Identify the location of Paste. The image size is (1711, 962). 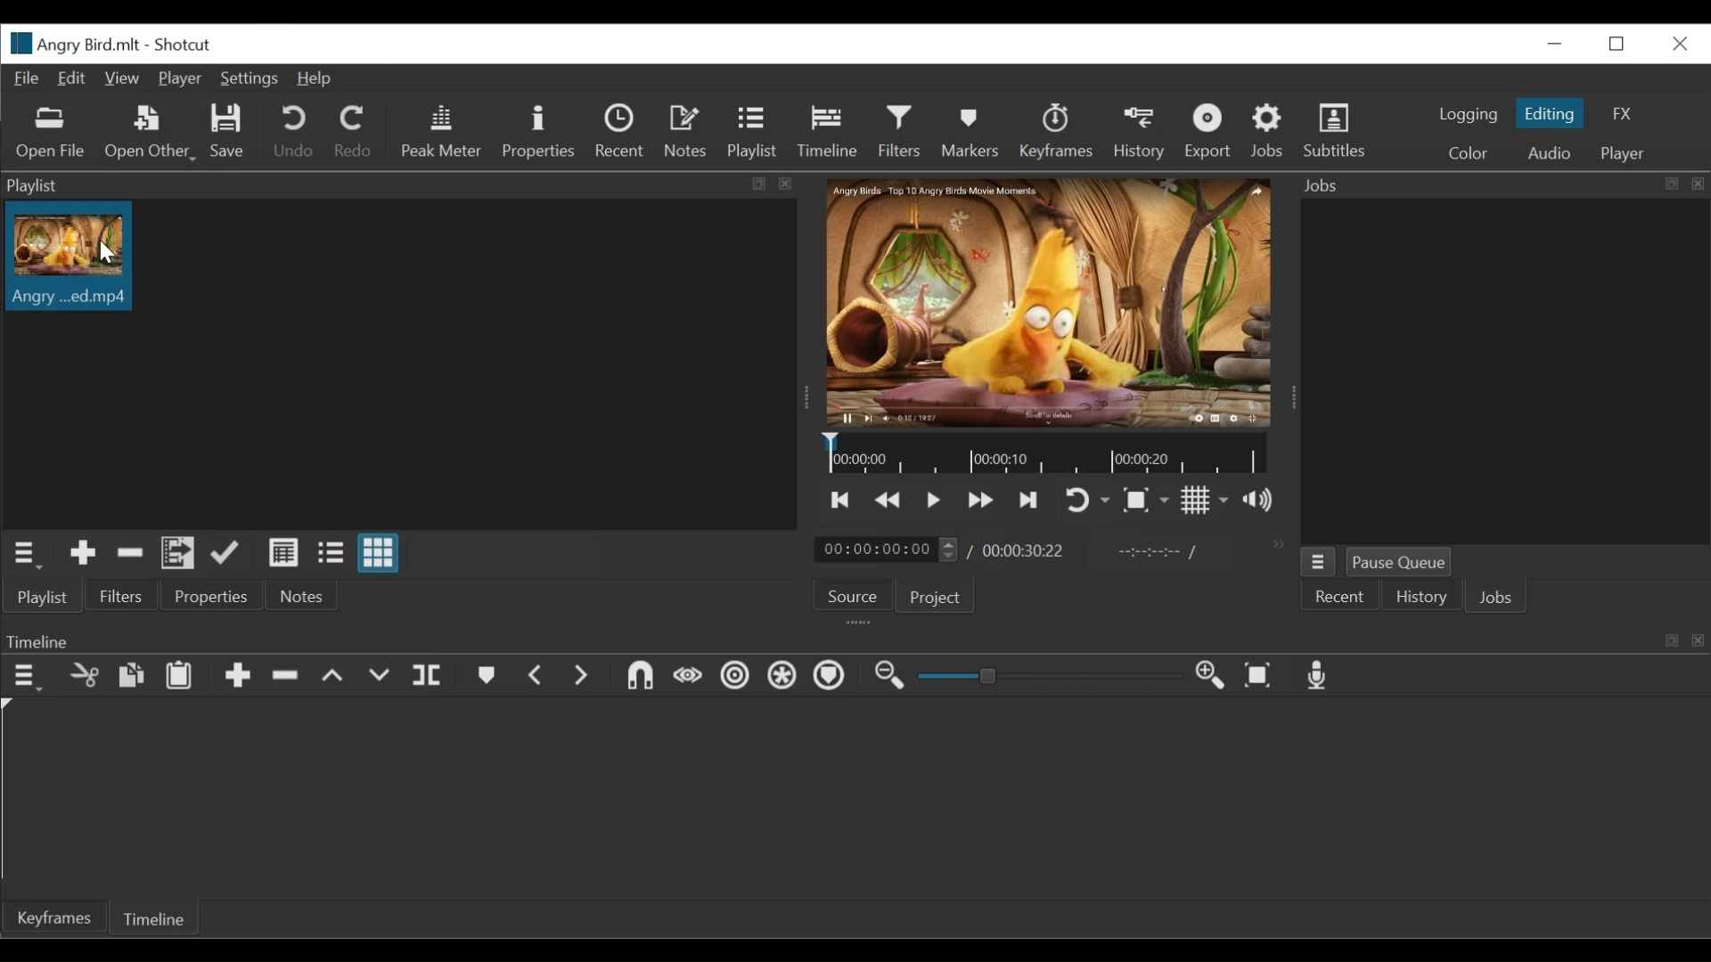
(179, 675).